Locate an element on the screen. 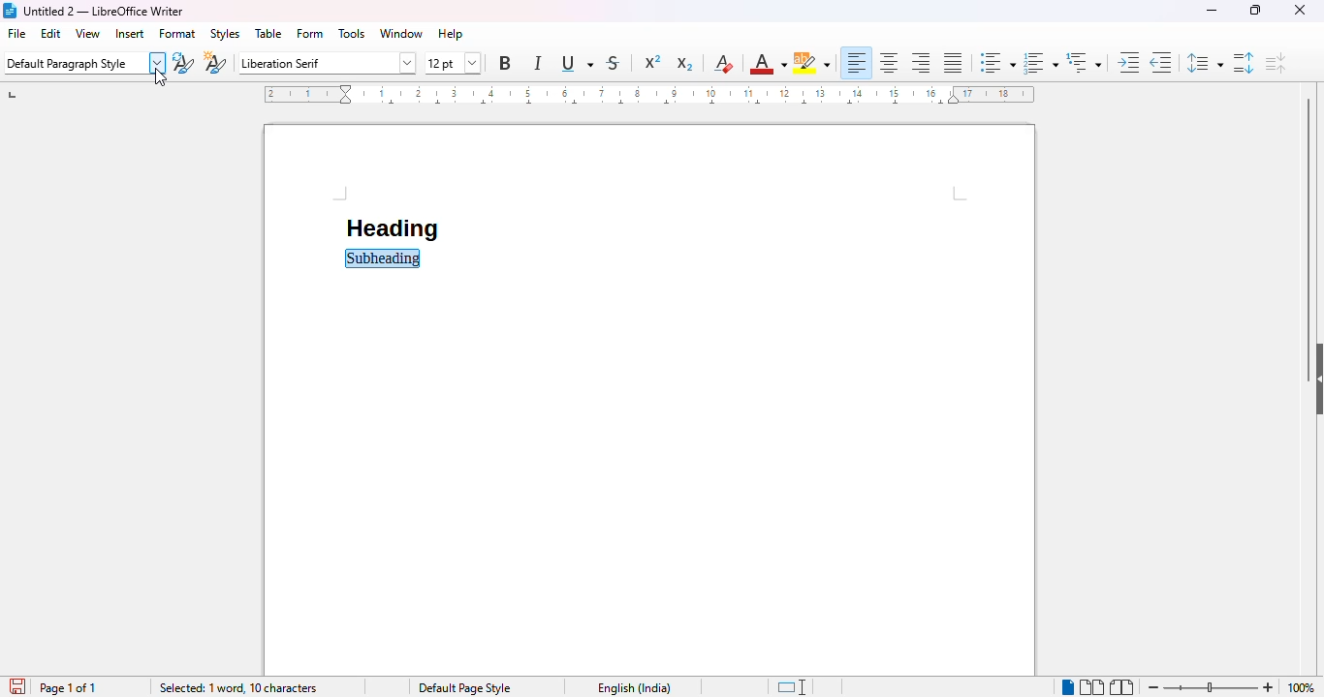 The height and width of the screenshot is (697, 1324). font color is located at coordinates (767, 65).